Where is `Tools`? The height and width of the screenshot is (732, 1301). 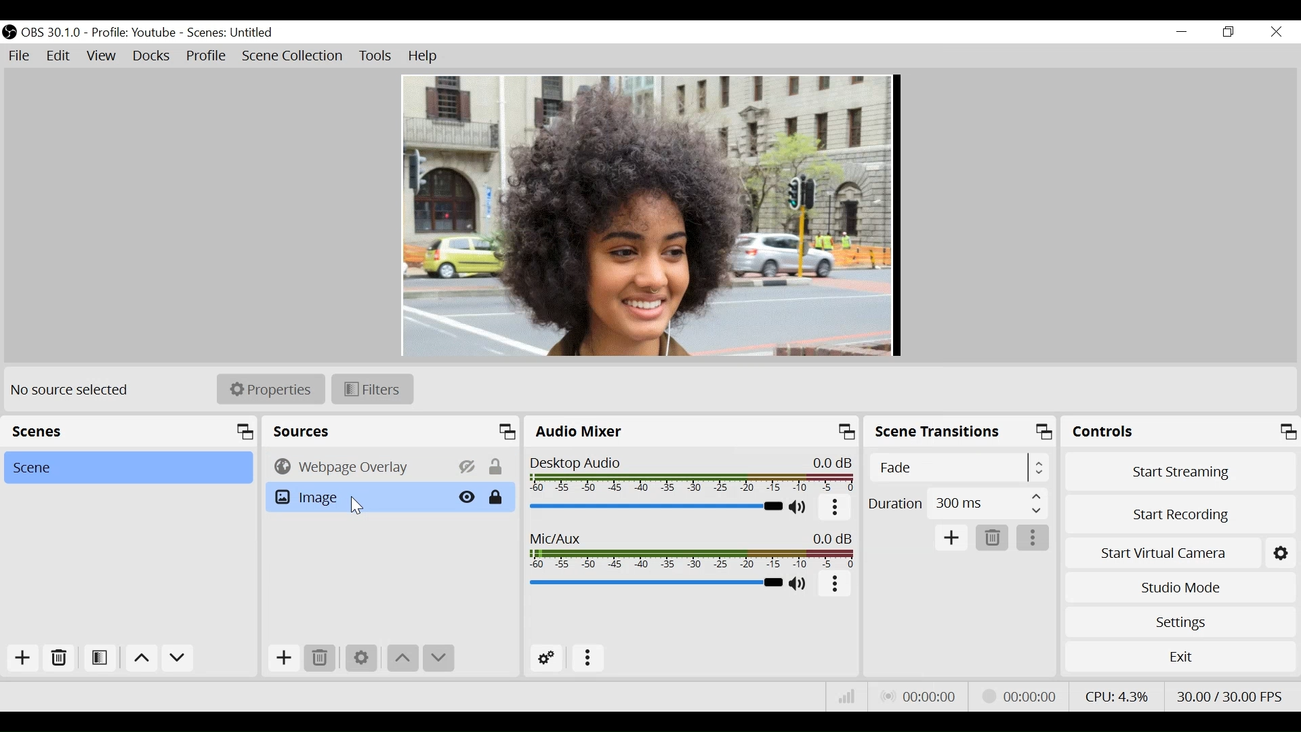 Tools is located at coordinates (376, 56).